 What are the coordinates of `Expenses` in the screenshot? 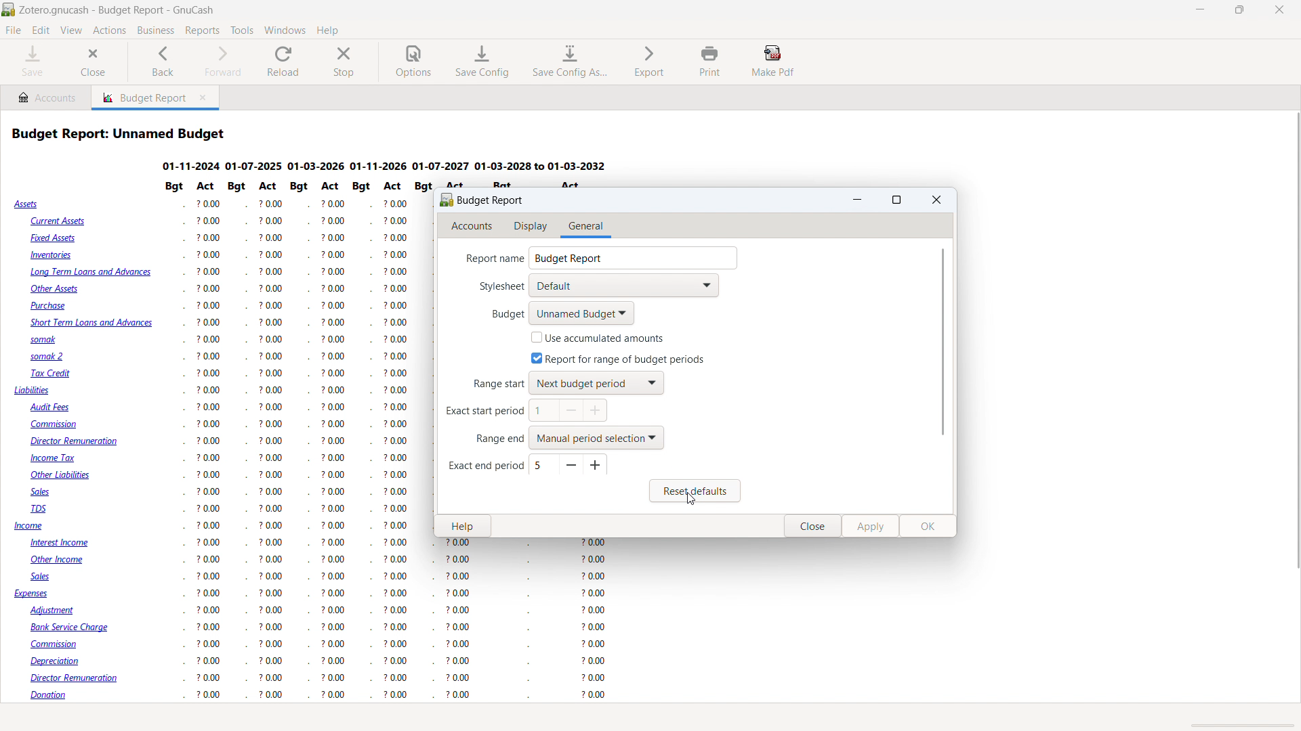 It's located at (32, 595).